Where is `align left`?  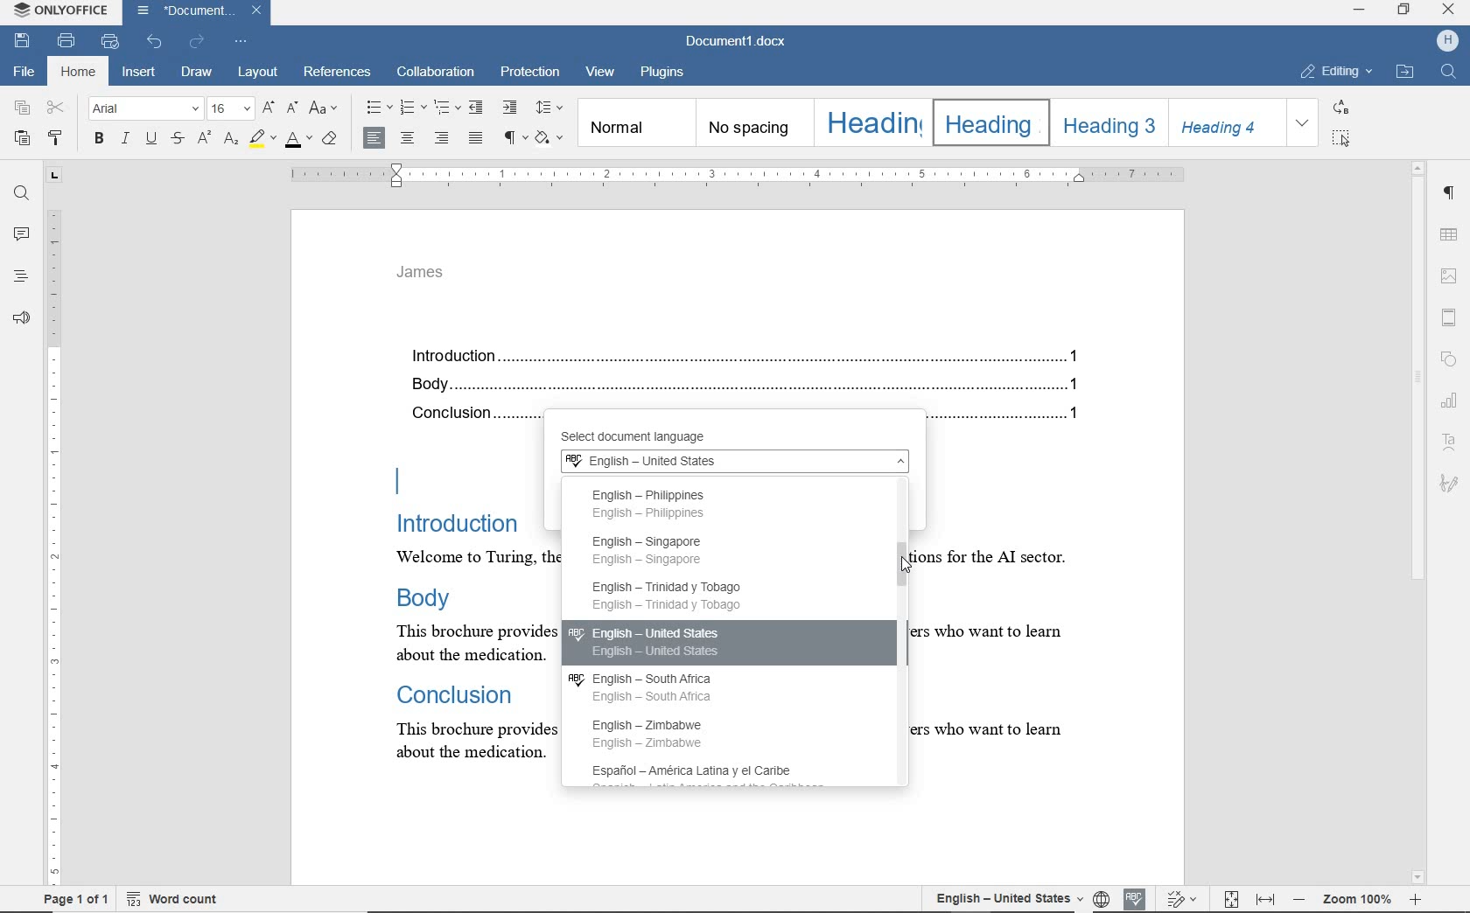
align left is located at coordinates (374, 138).